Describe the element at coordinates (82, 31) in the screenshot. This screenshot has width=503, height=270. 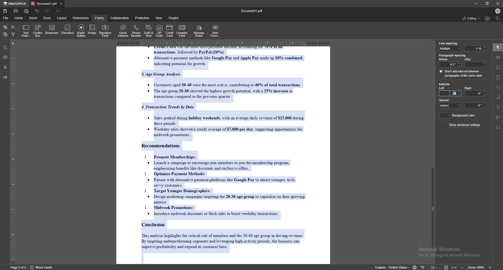
I see `radio button` at that location.